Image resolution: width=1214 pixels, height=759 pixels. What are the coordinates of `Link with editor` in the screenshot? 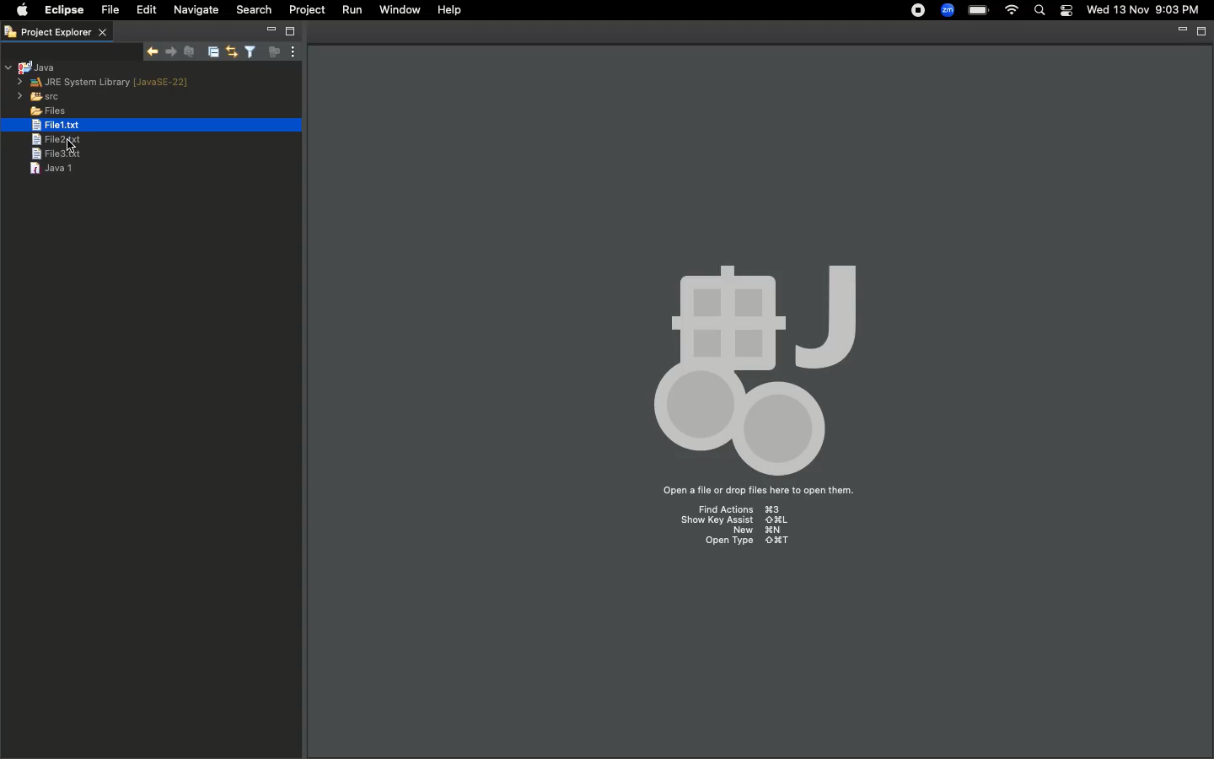 It's located at (230, 52).